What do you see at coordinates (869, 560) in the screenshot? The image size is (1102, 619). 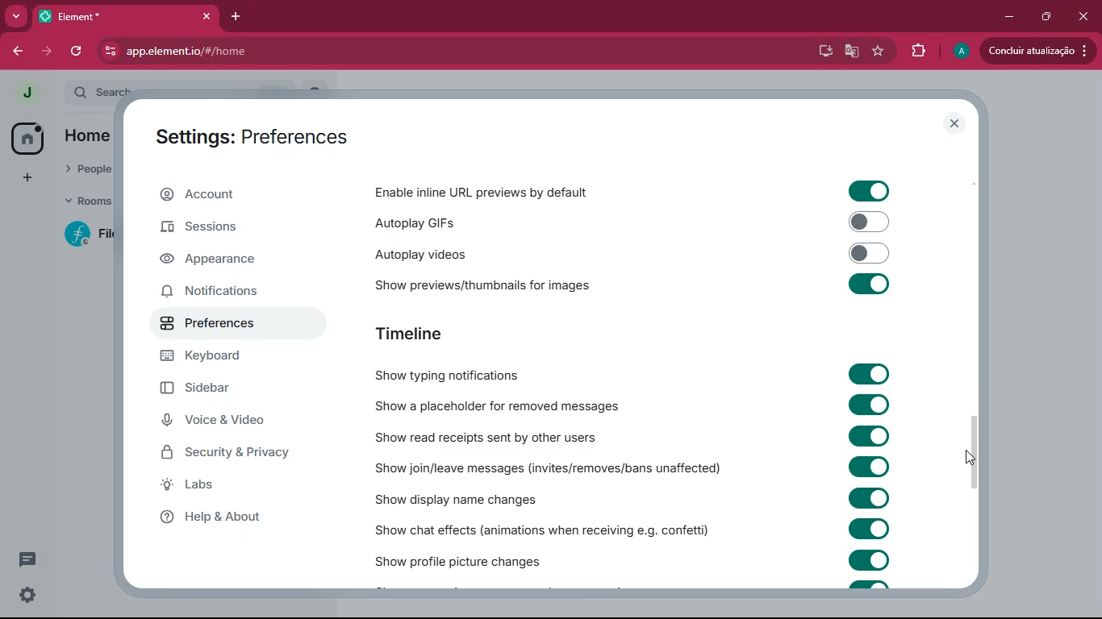 I see `toggle on/off` at bounding box center [869, 560].